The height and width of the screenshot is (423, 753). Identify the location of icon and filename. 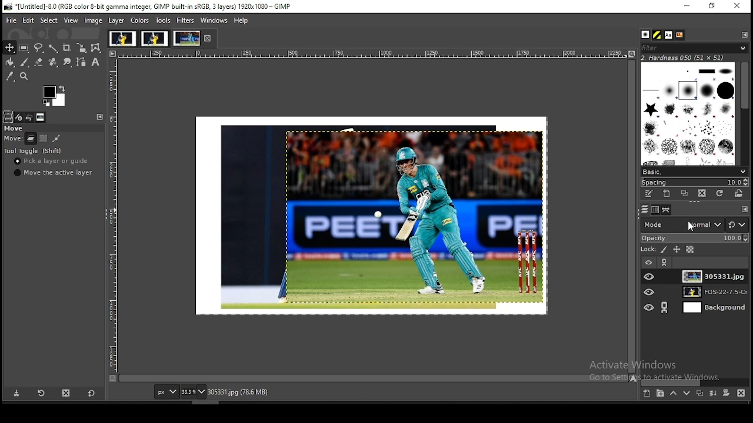
(149, 6).